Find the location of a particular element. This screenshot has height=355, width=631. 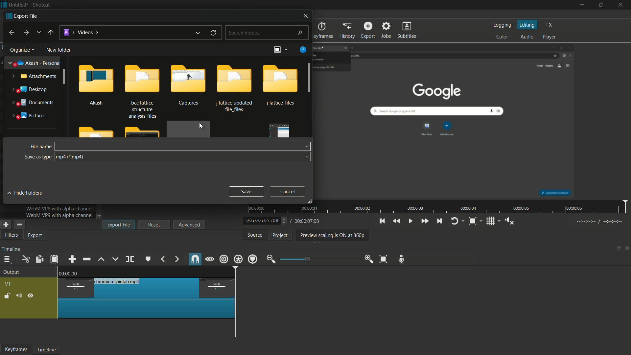

forward is located at coordinates (25, 33).